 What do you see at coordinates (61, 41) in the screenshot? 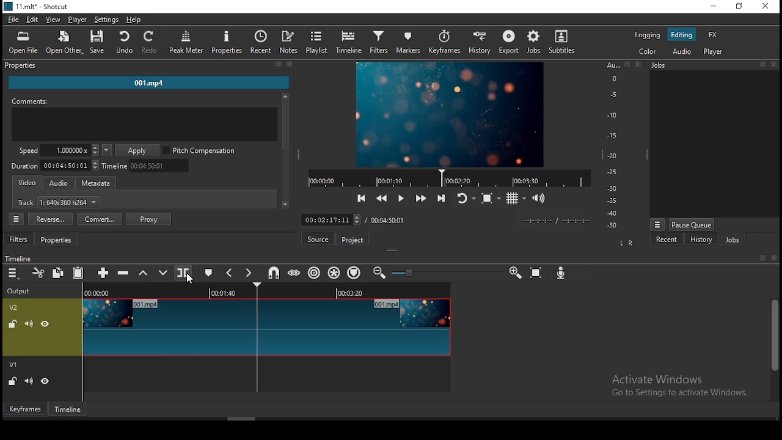
I see `open other` at bounding box center [61, 41].